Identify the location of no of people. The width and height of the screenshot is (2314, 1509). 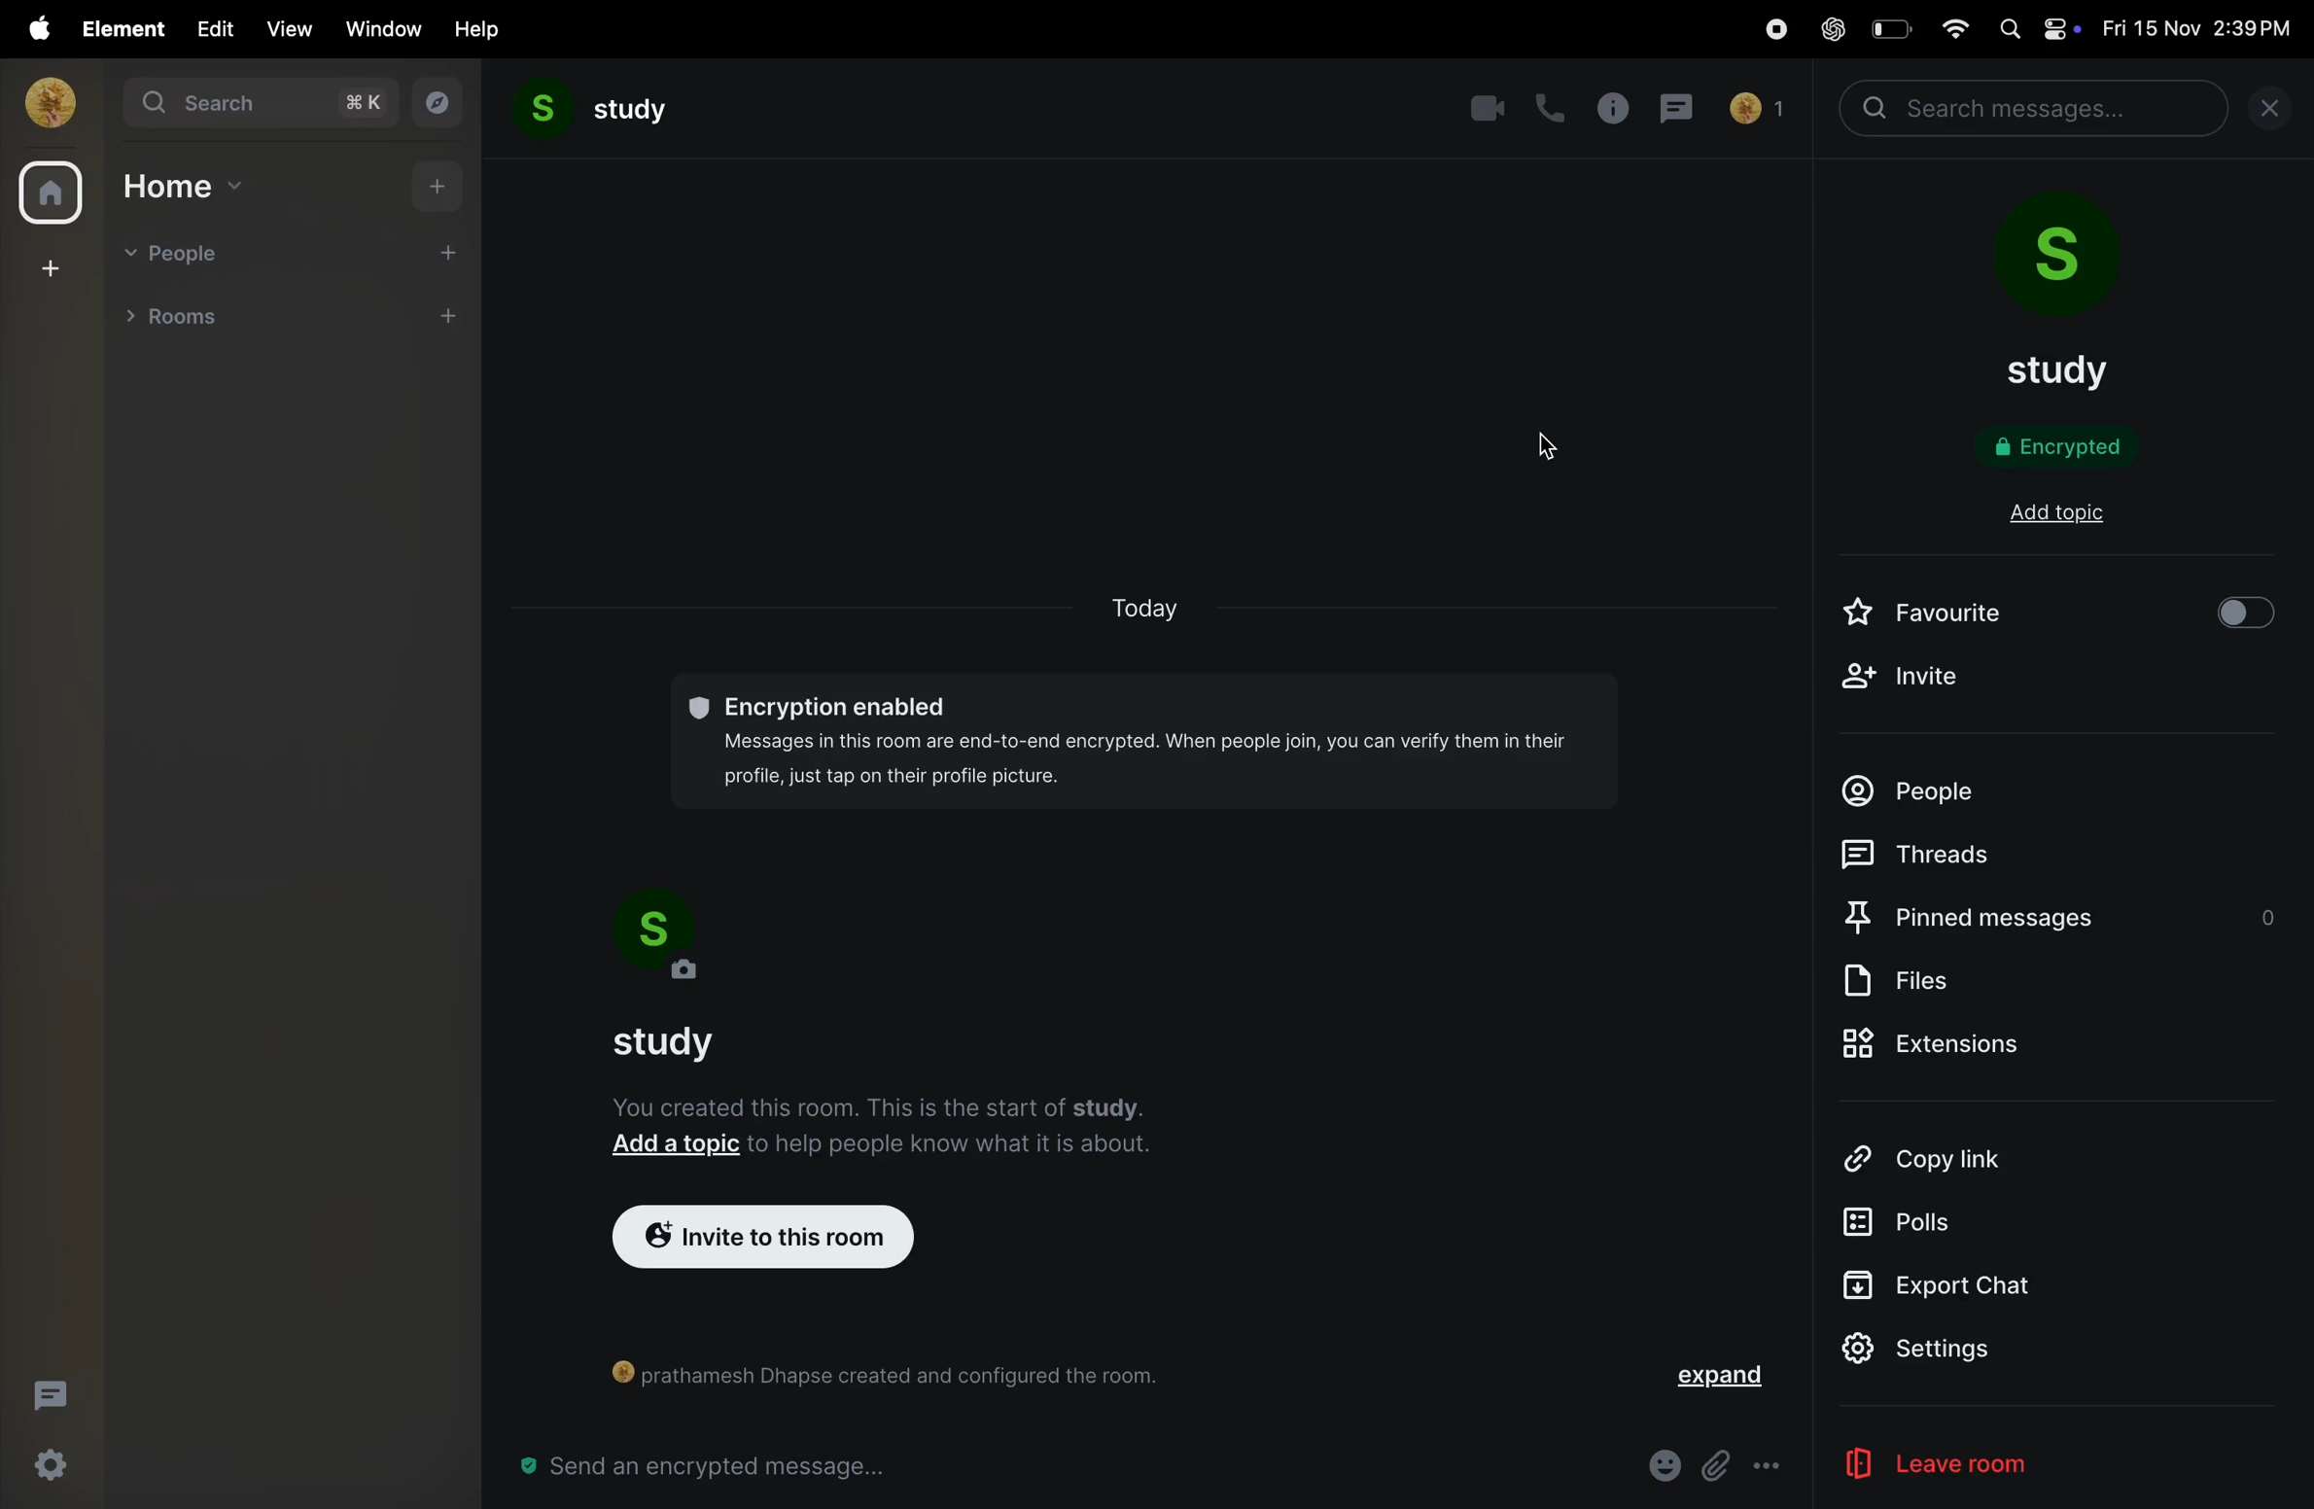
(1756, 112).